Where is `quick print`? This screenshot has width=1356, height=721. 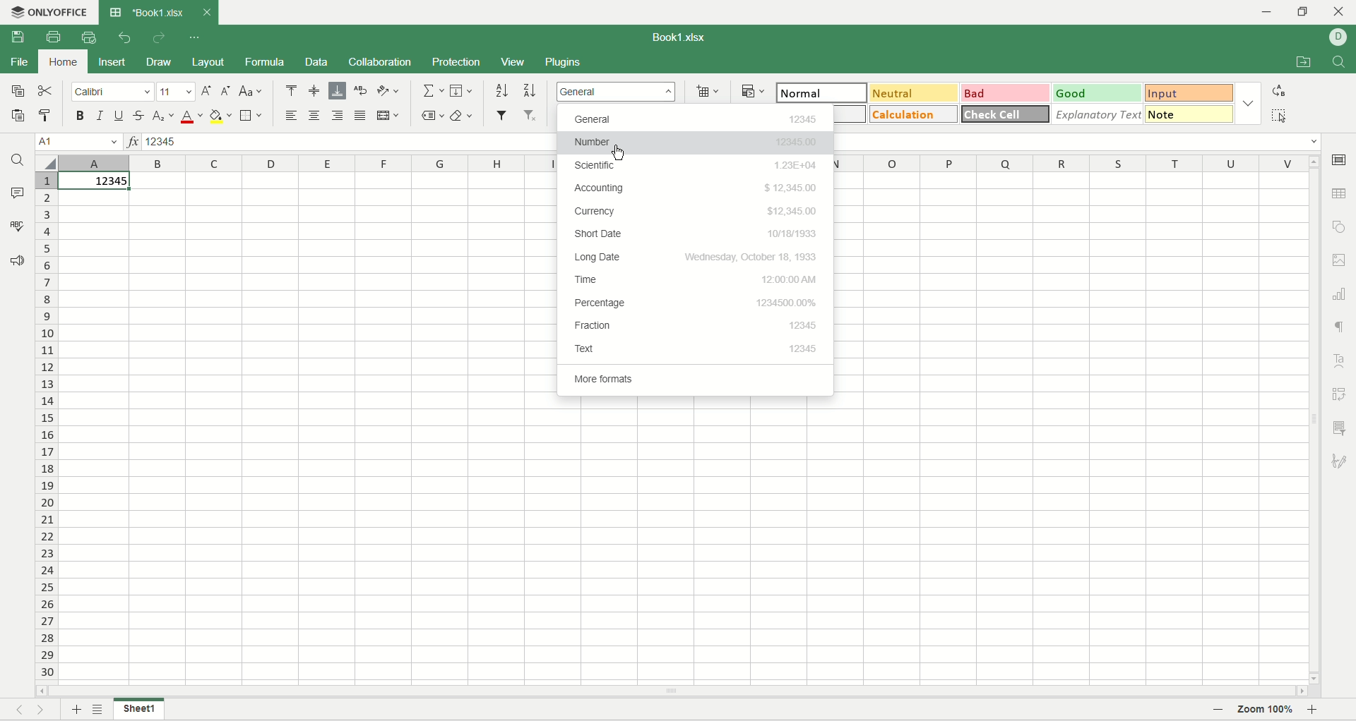 quick print is located at coordinates (89, 38).